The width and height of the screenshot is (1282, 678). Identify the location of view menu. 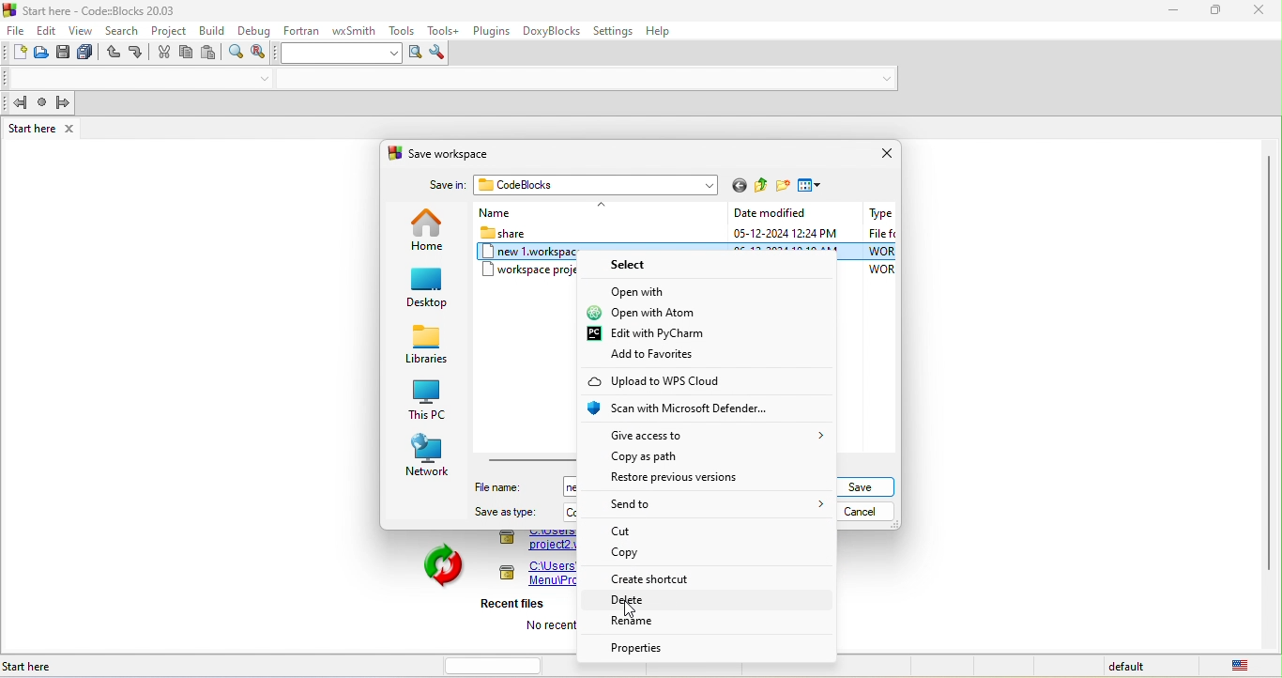
(814, 186).